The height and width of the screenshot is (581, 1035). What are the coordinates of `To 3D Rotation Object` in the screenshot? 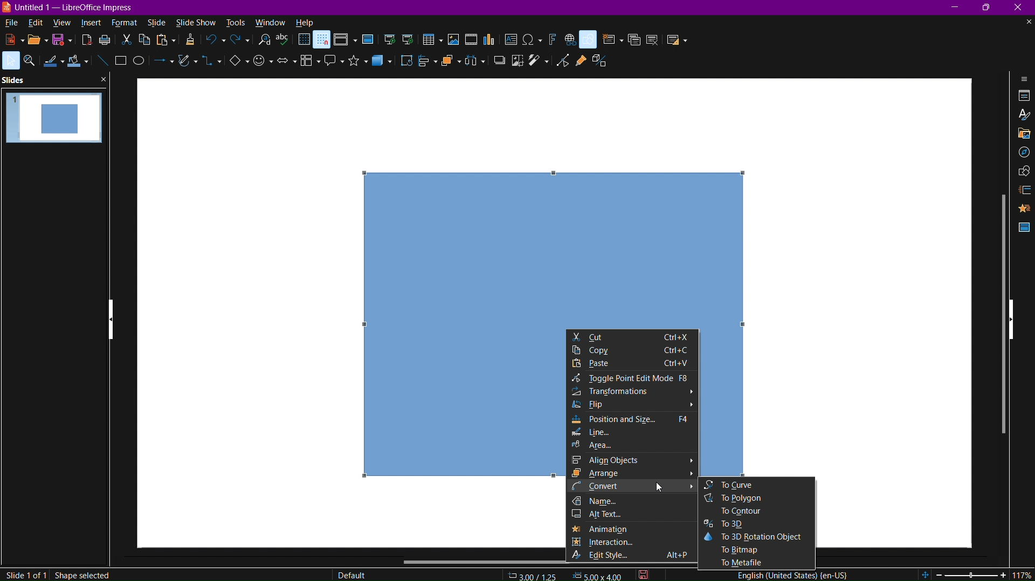 It's located at (759, 539).